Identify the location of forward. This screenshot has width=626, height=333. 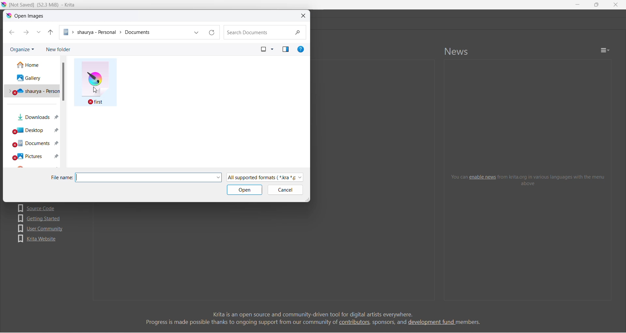
(26, 32).